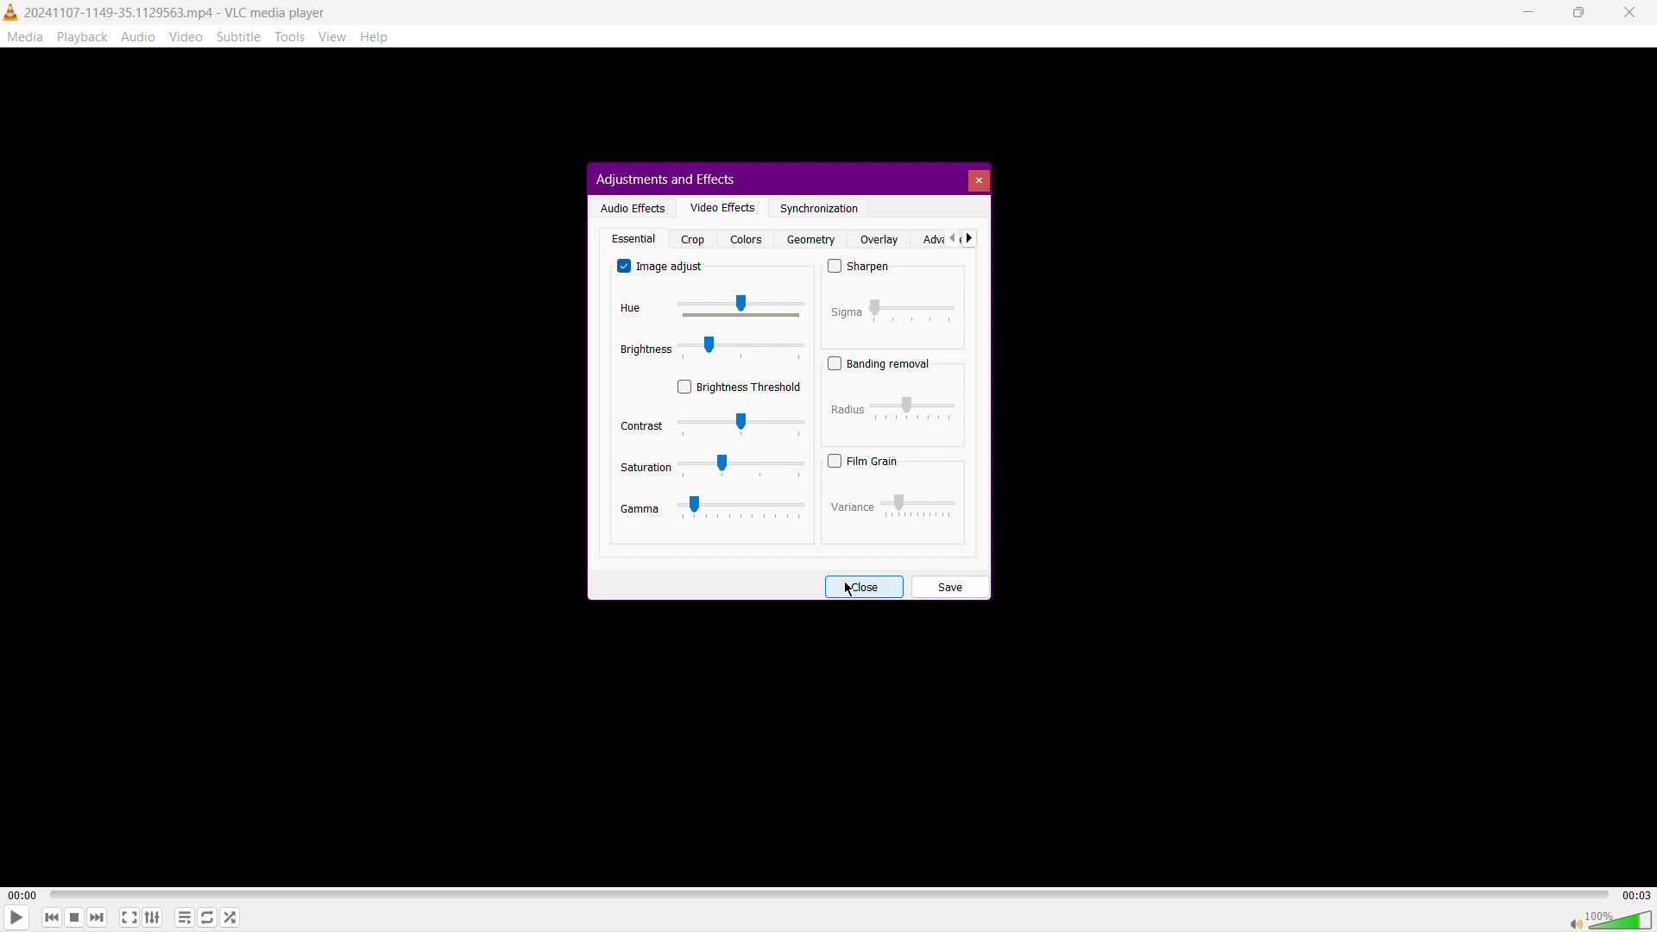 This screenshot has width=1657, height=932. Describe the element at coordinates (50, 918) in the screenshot. I see `Skip Back` at that location.